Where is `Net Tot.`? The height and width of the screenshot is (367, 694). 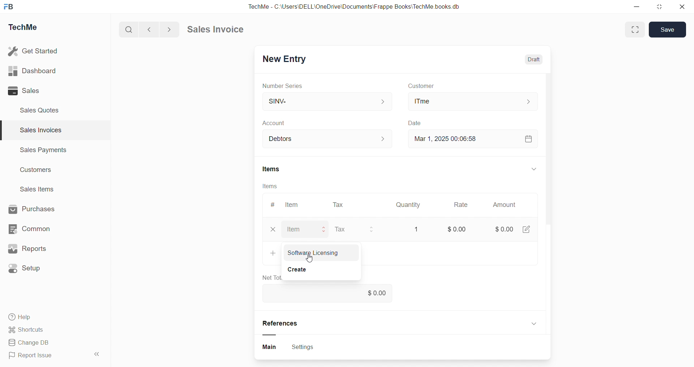 Net Tot. is located at coordinates (272, 279).